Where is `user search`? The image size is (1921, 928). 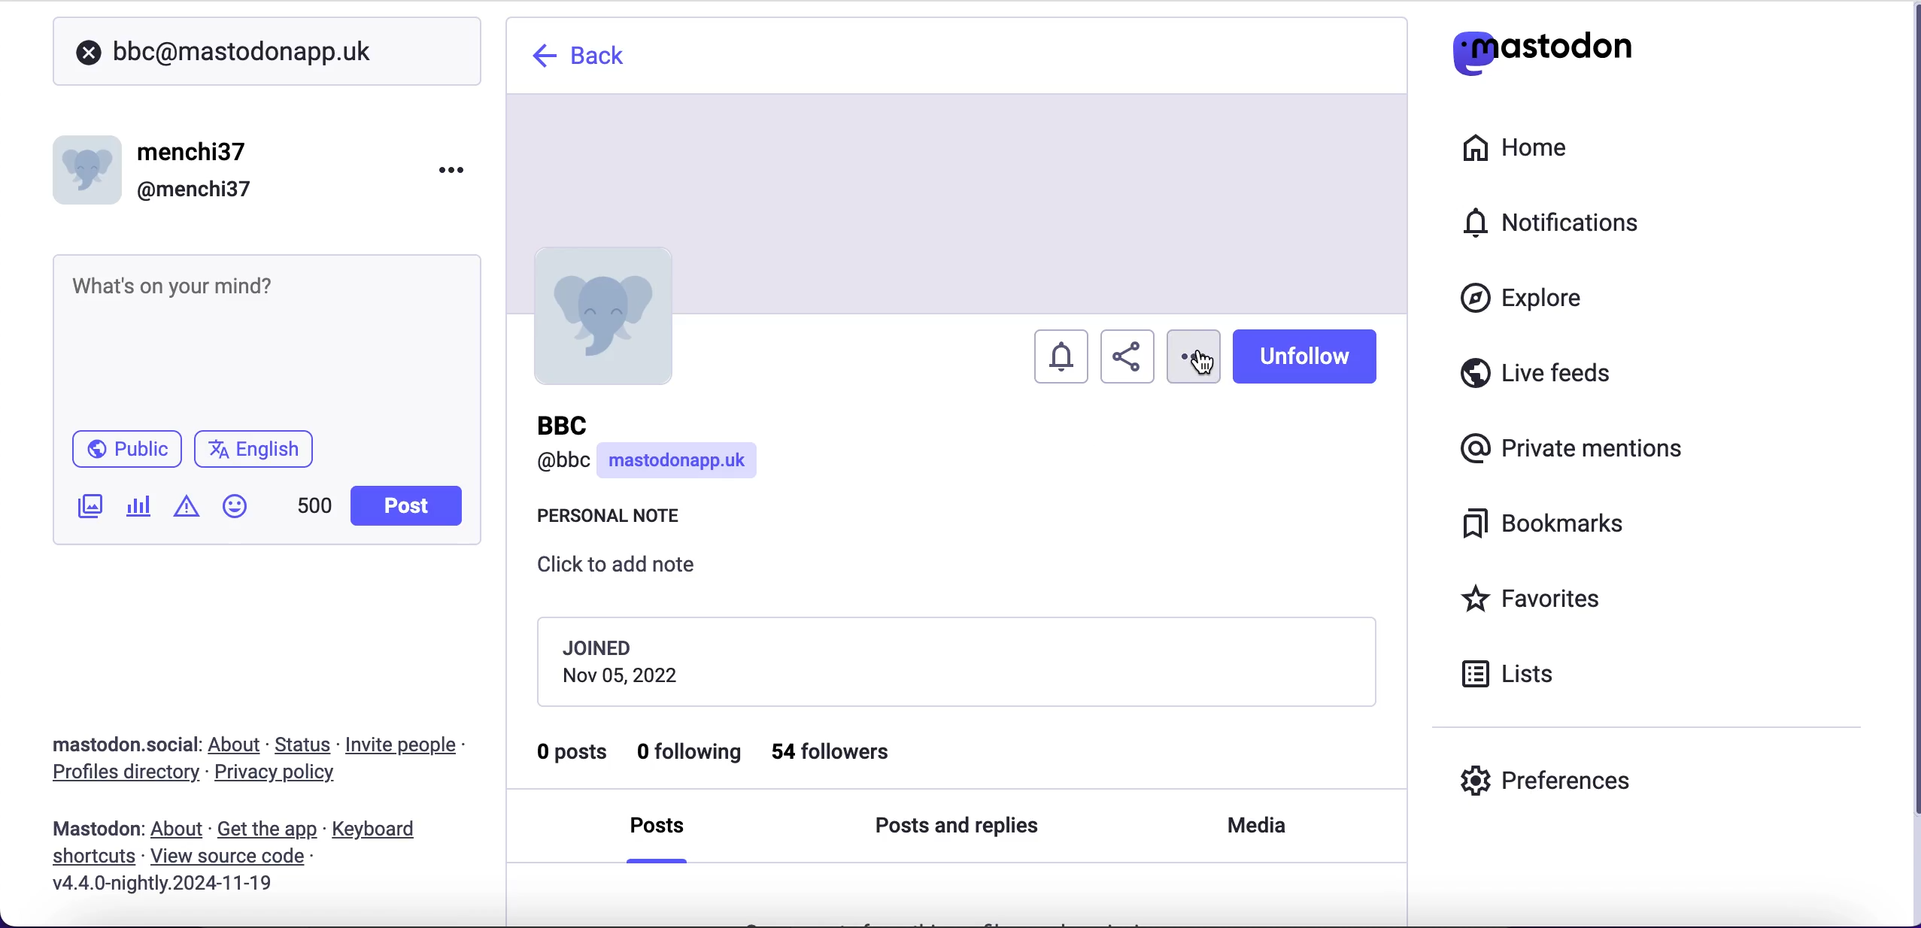 user search is located at coordinates (266, 51).